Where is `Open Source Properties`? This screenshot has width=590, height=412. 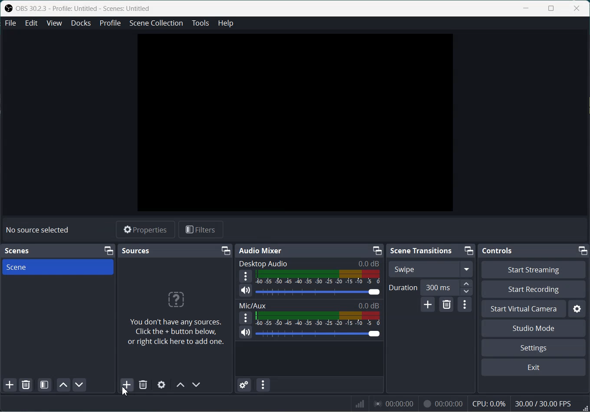 Open Source Properties is located at coordinates (161, 384).